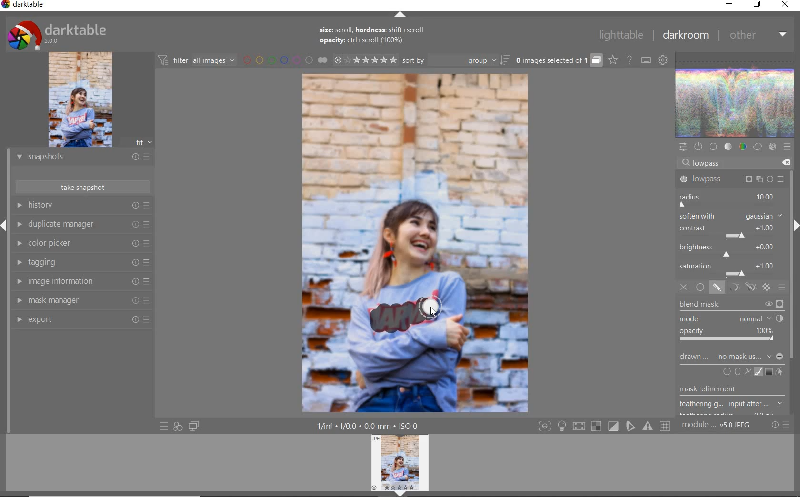 This screenshot has height=497, width=800. I want to click on other, so click(758, 37).